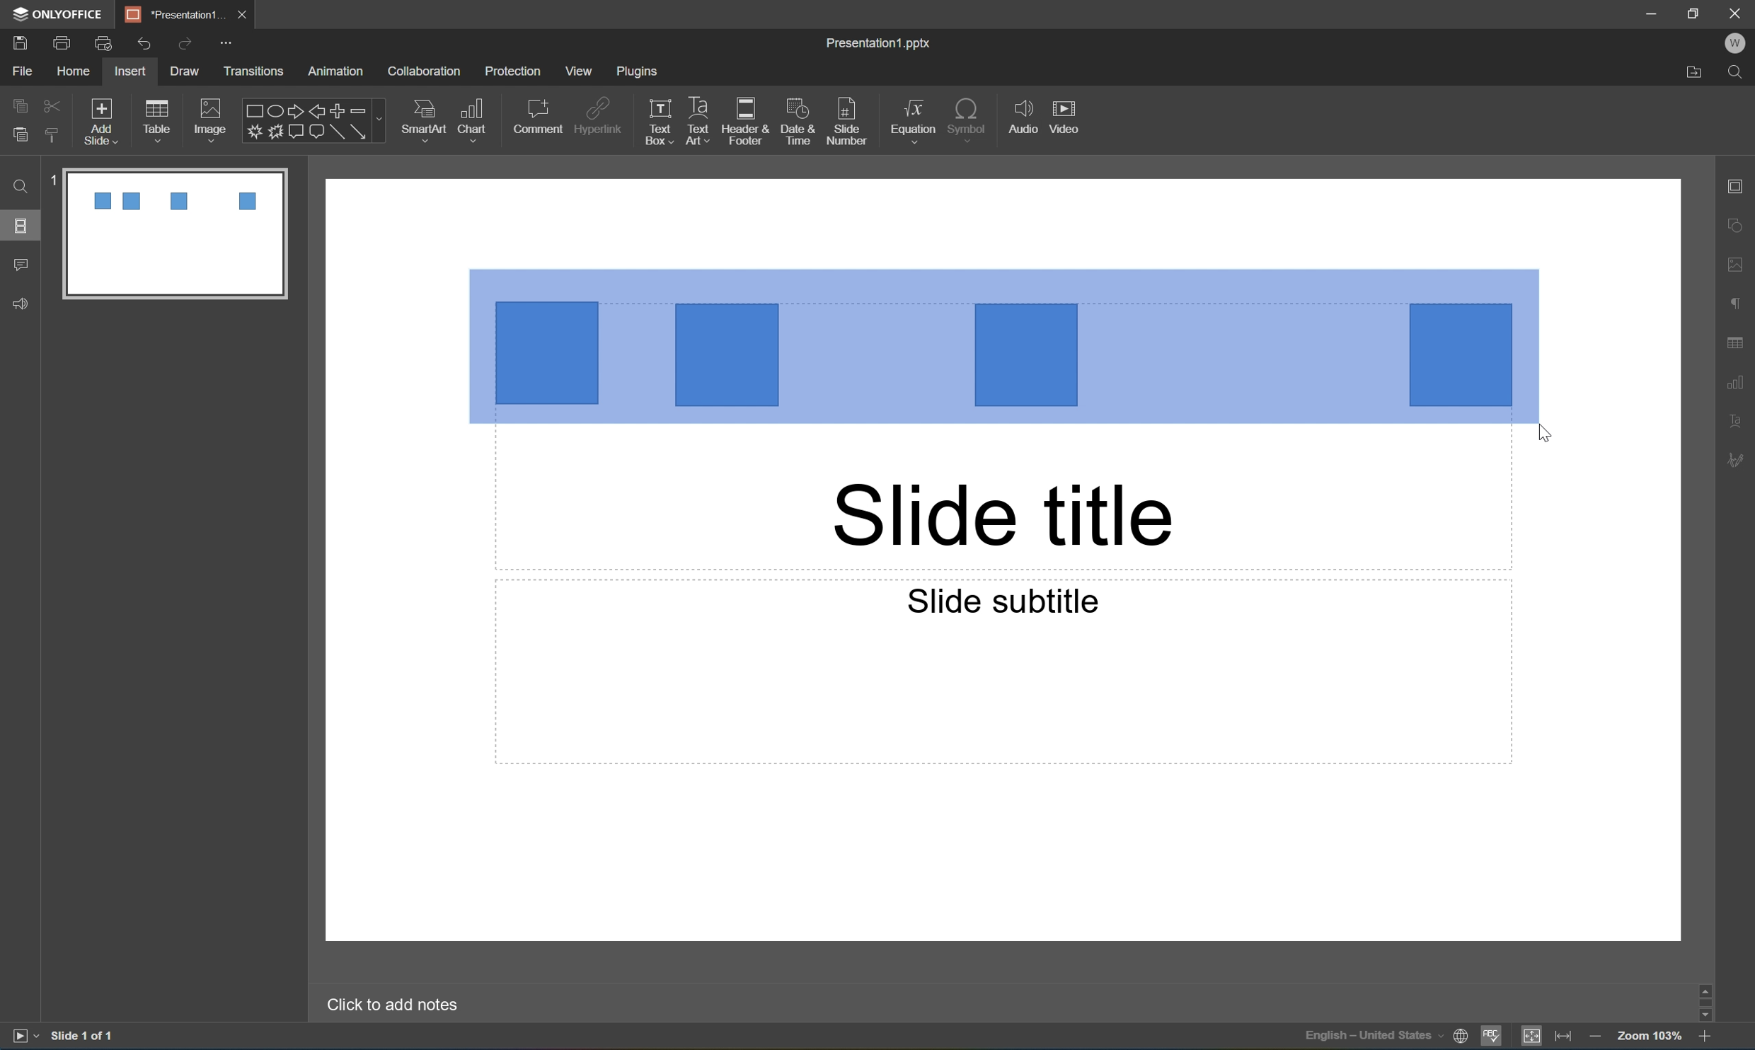 This screenshot has width=1755, height=1050. What do you see at coordinates (1742, 267) in the screenshot?
I see `image settings` at bounding box center [1742, 267].